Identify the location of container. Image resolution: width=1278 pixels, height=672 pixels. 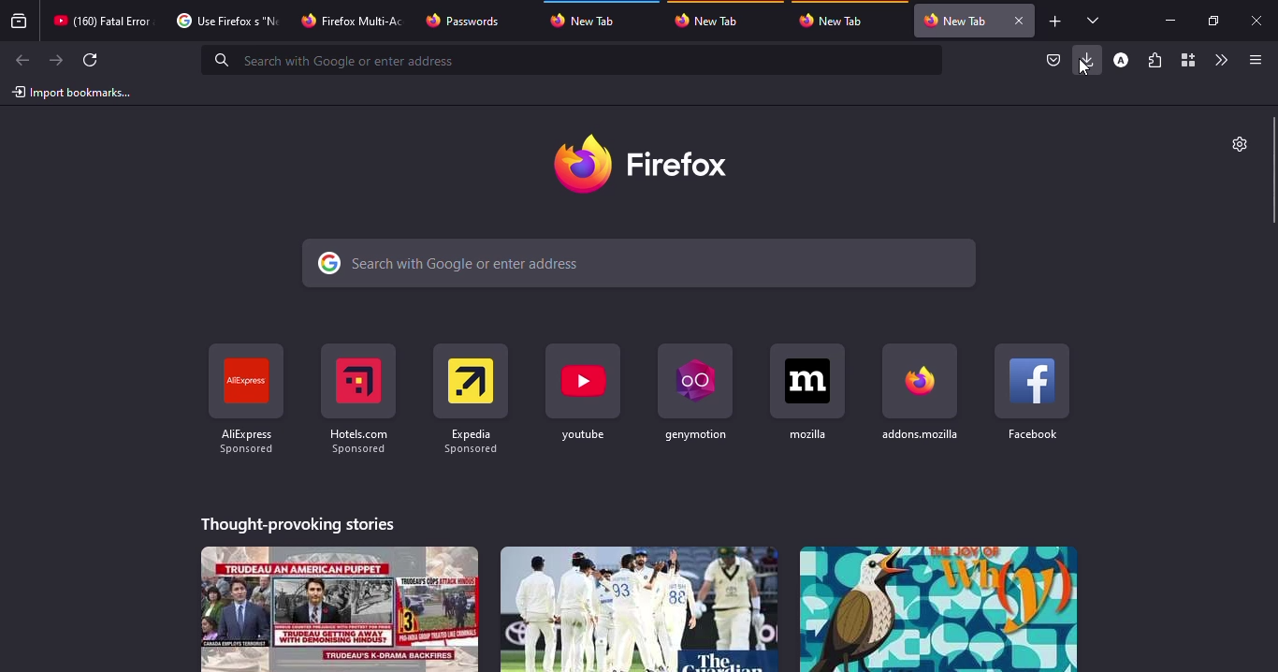
(1186, 61).